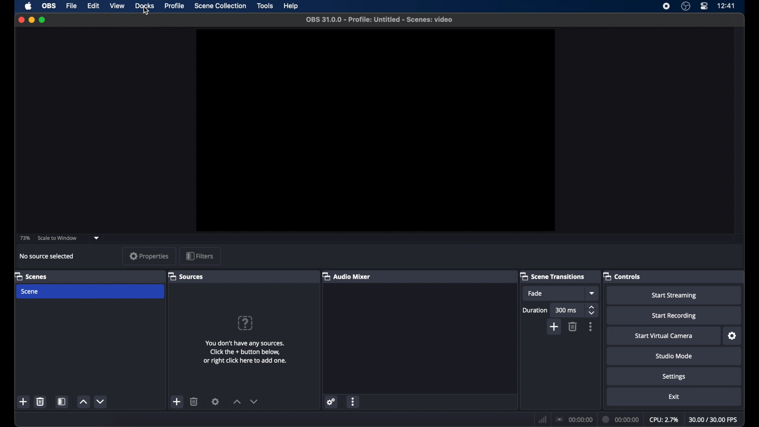  What do you see at coordinates (674, 316) in the screenshot?
I see `start recording` at bounding box center [674, 316].